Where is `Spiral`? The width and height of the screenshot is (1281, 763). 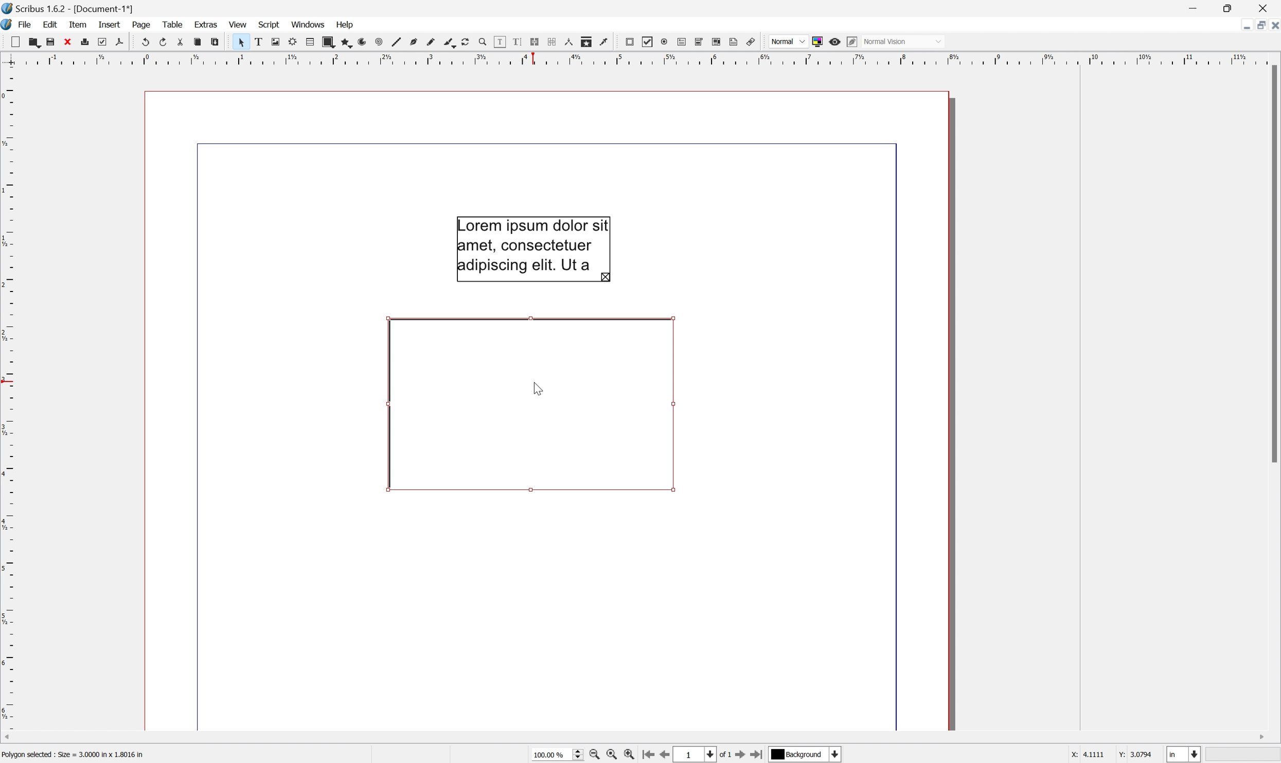 Spiral is located at coordinates (379, 42).